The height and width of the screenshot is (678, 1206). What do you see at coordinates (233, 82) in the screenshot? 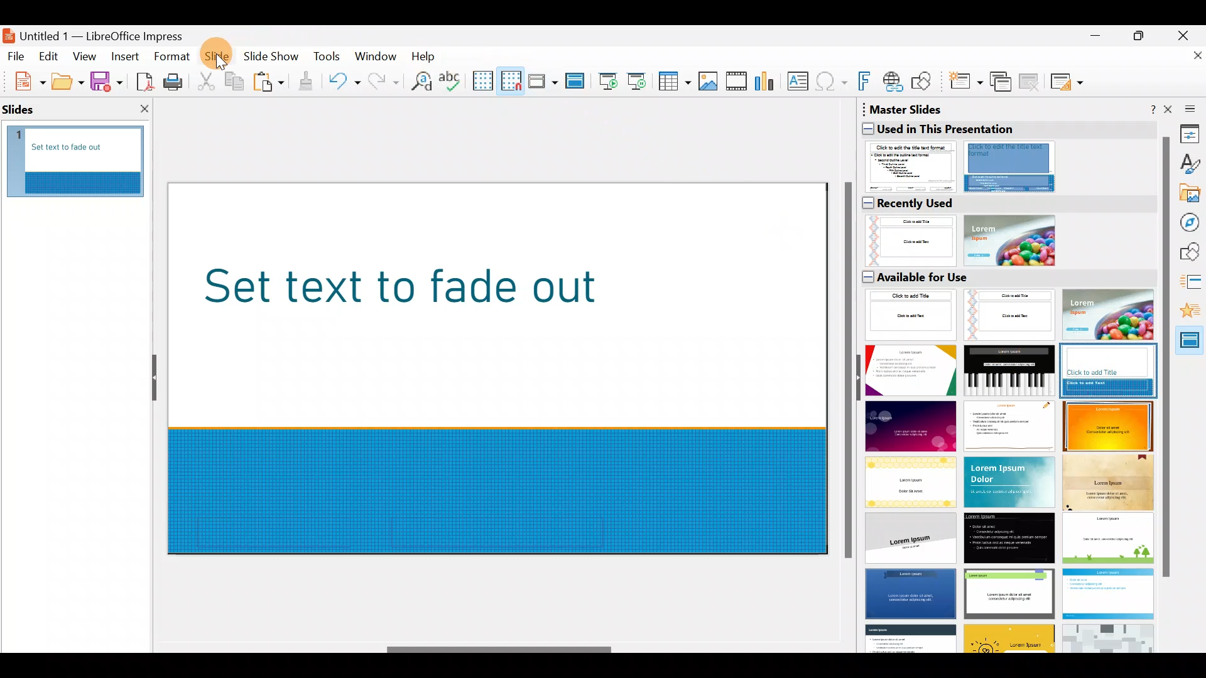
I see `Copy` at bounding box center [233, 82].